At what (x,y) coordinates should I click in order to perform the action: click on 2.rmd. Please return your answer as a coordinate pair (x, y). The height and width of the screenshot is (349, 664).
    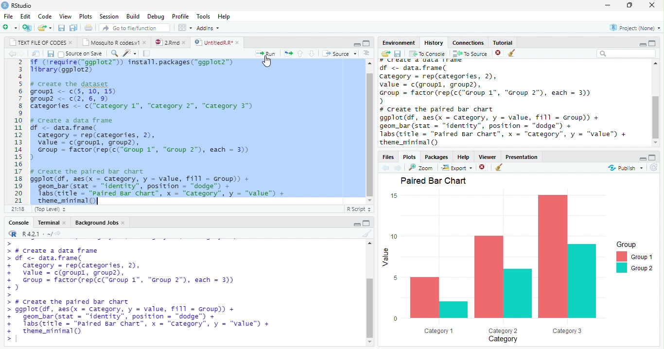
    Looking at the image, I should click on (167, 42).